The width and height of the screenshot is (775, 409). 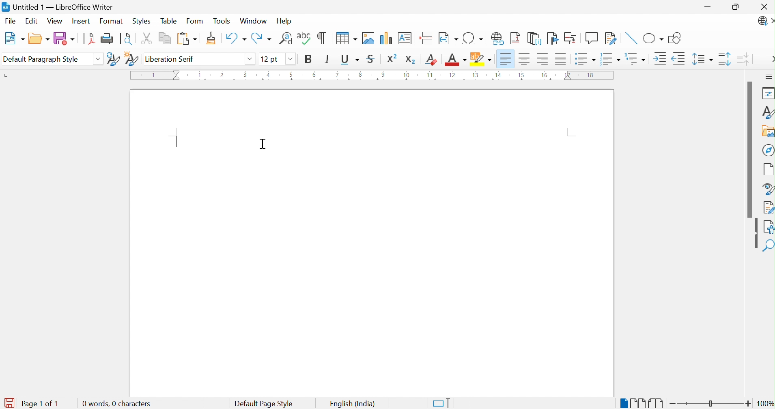 I want to click on Insert Special Characters, so click(x=473, y=38).